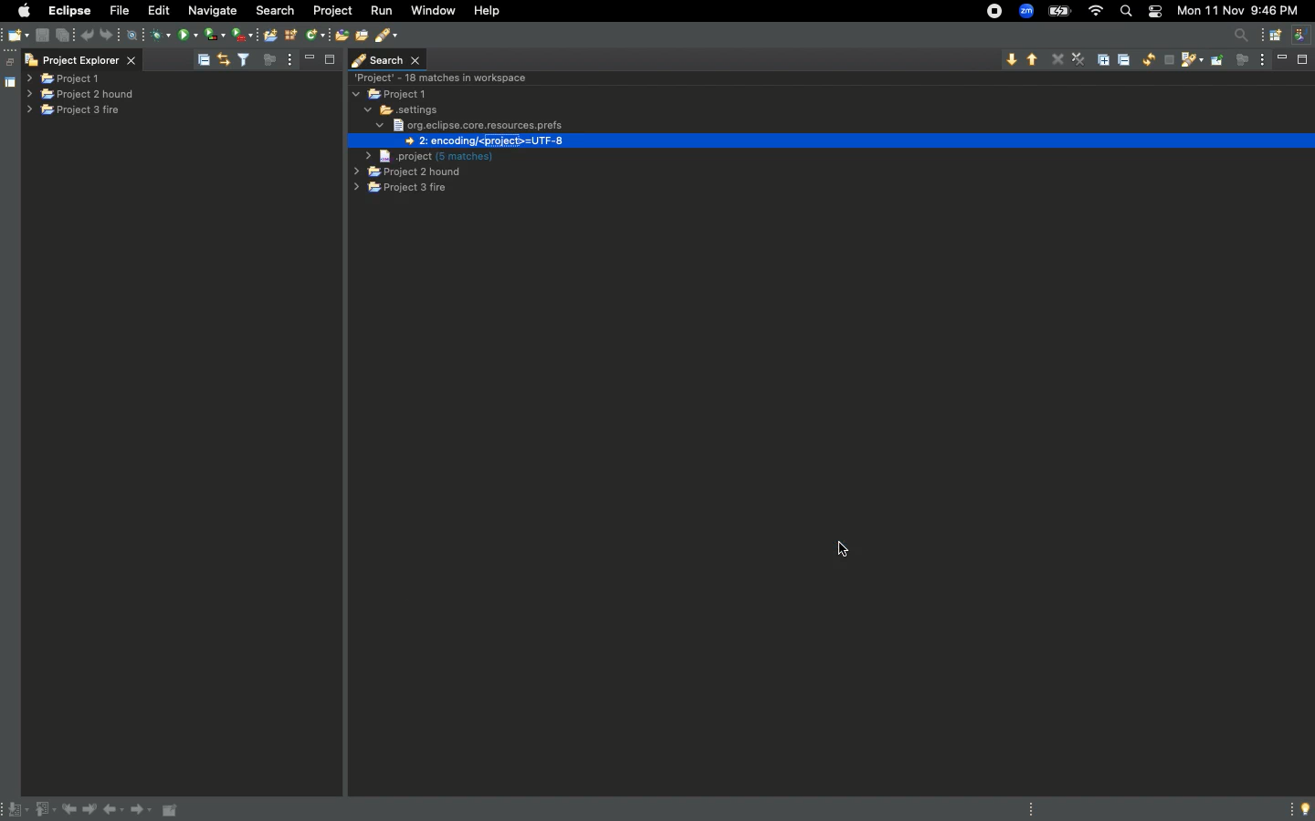 This screenshot has width=1315, height=821. I want to click on Run, so click(380, 11).